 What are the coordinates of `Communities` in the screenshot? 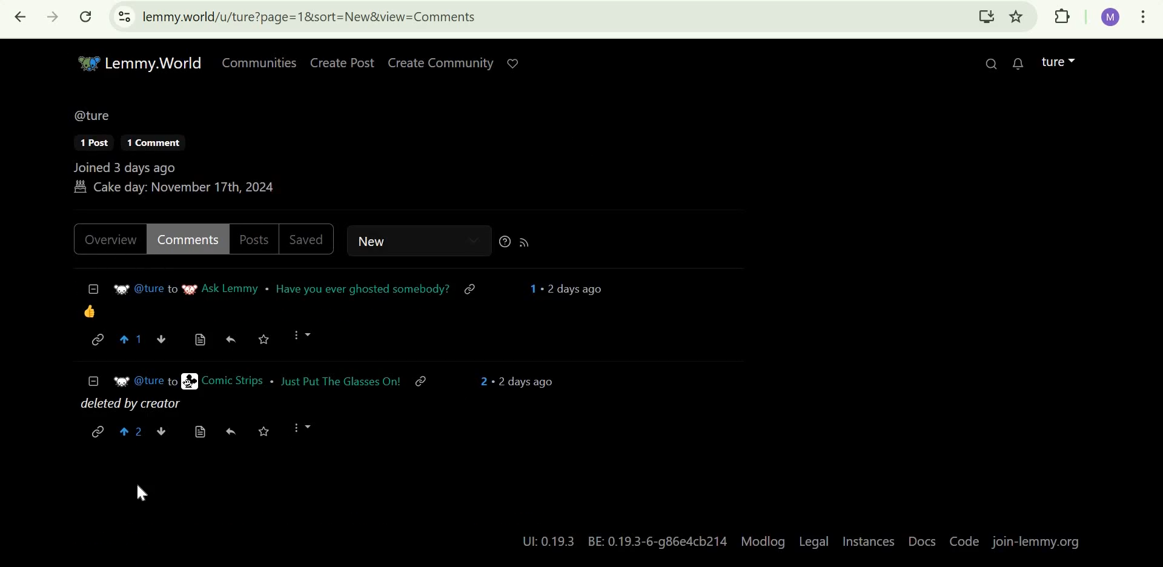 It's located at (256, 62).